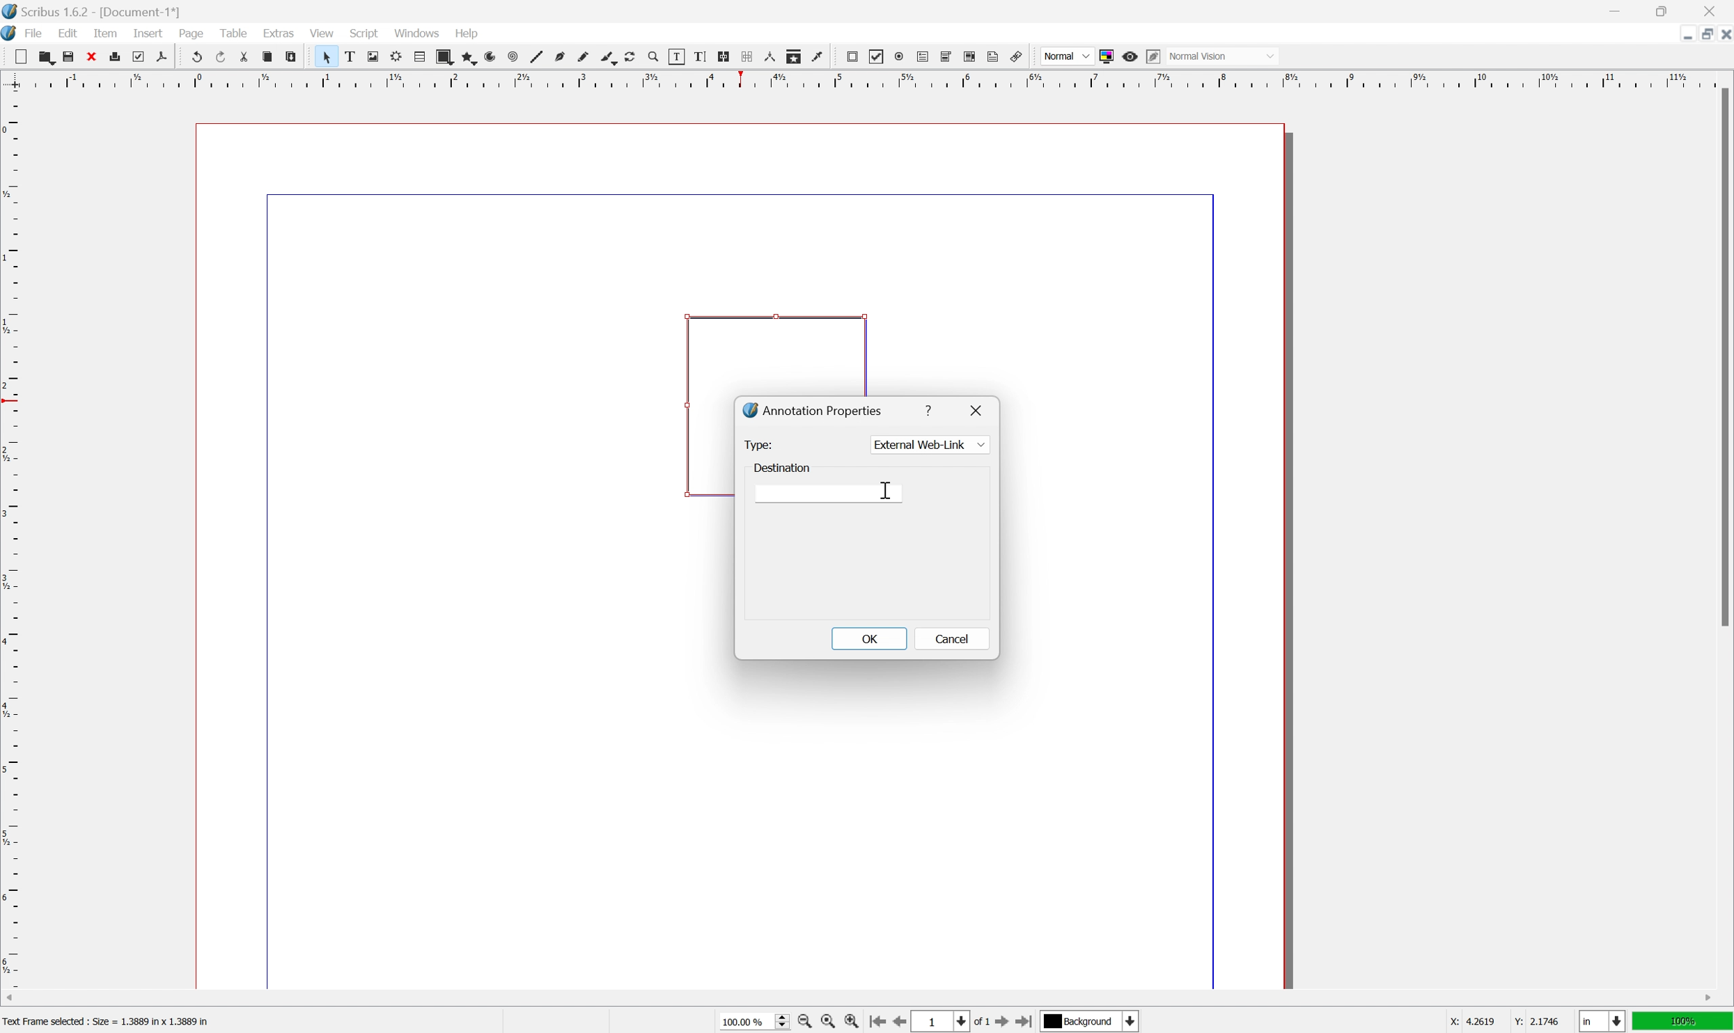 Image resolution: width=1734 pixels, height=1033 pixels. What do you see at coordinates (1066, 54) in the screenshot?
I see `normal` at bounding box center [1066, 54].